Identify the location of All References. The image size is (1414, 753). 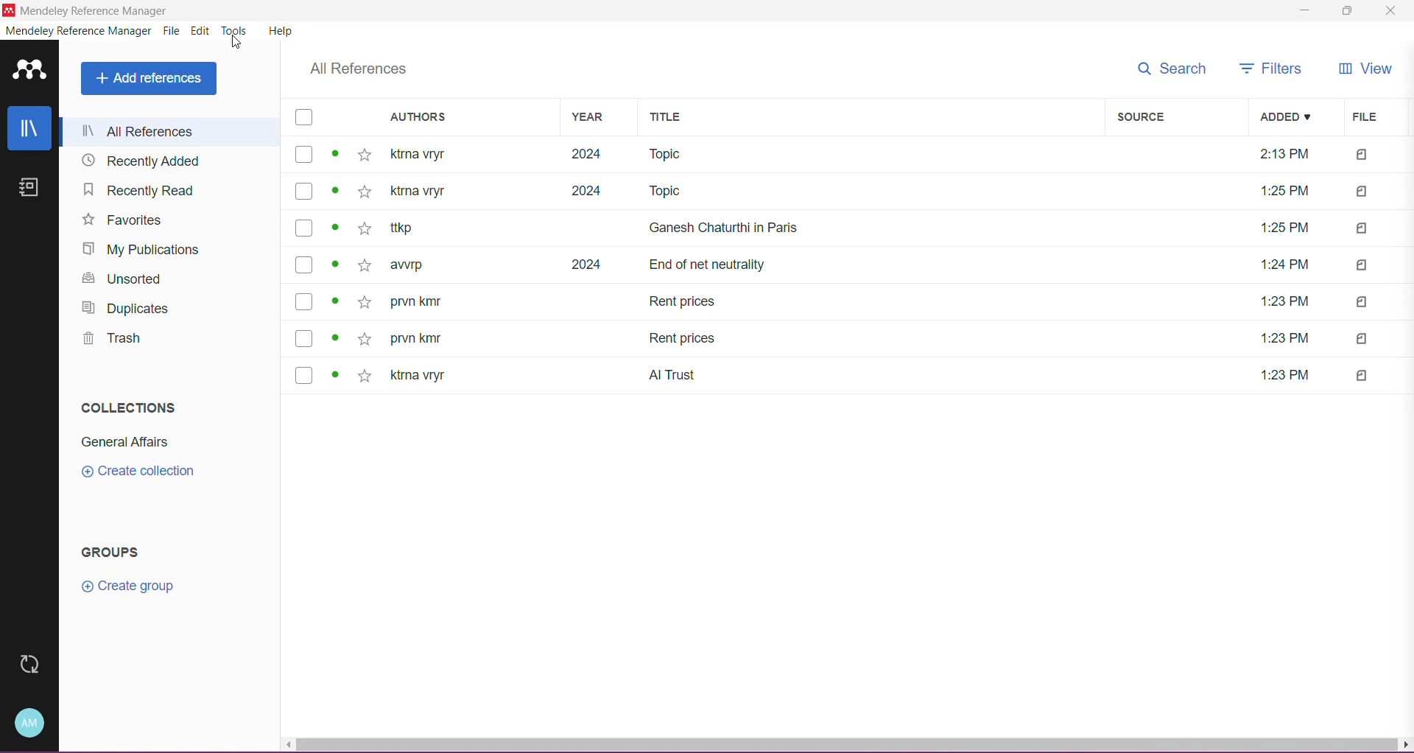
(360, 70).